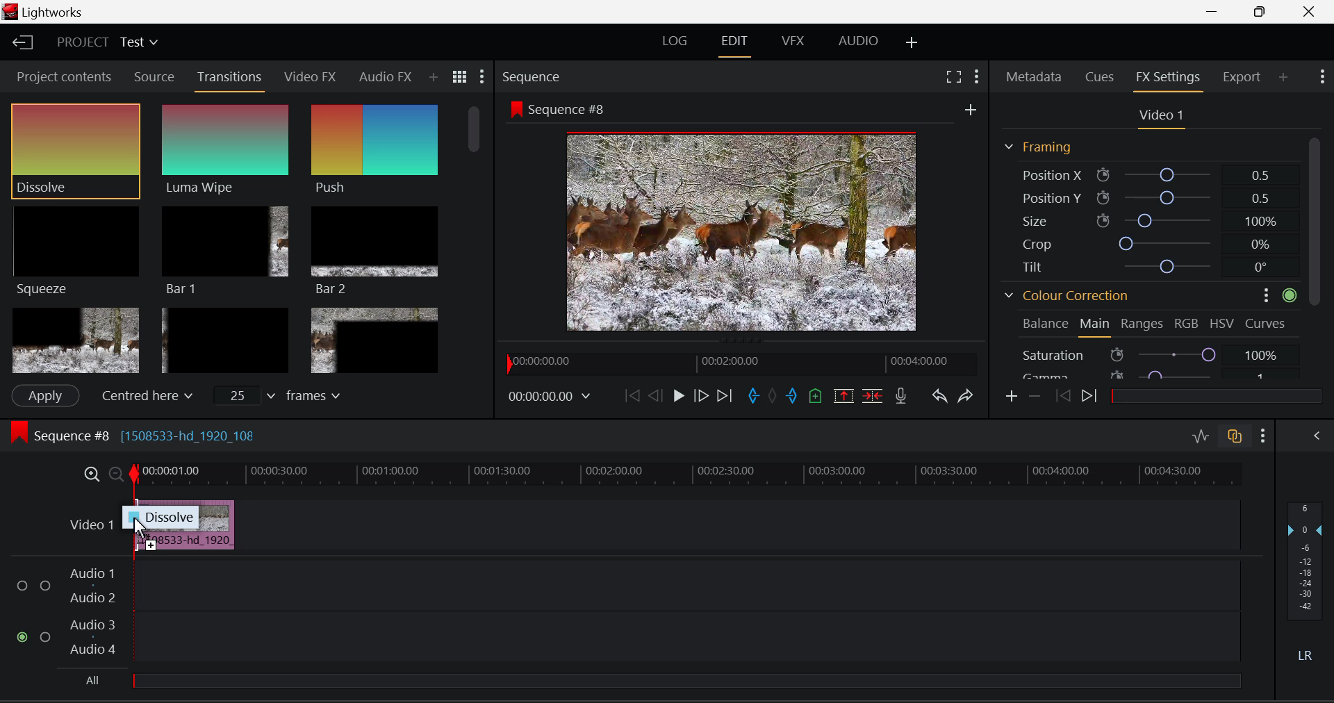  I want to click on Show Audio Mix, so click(1317, 436).